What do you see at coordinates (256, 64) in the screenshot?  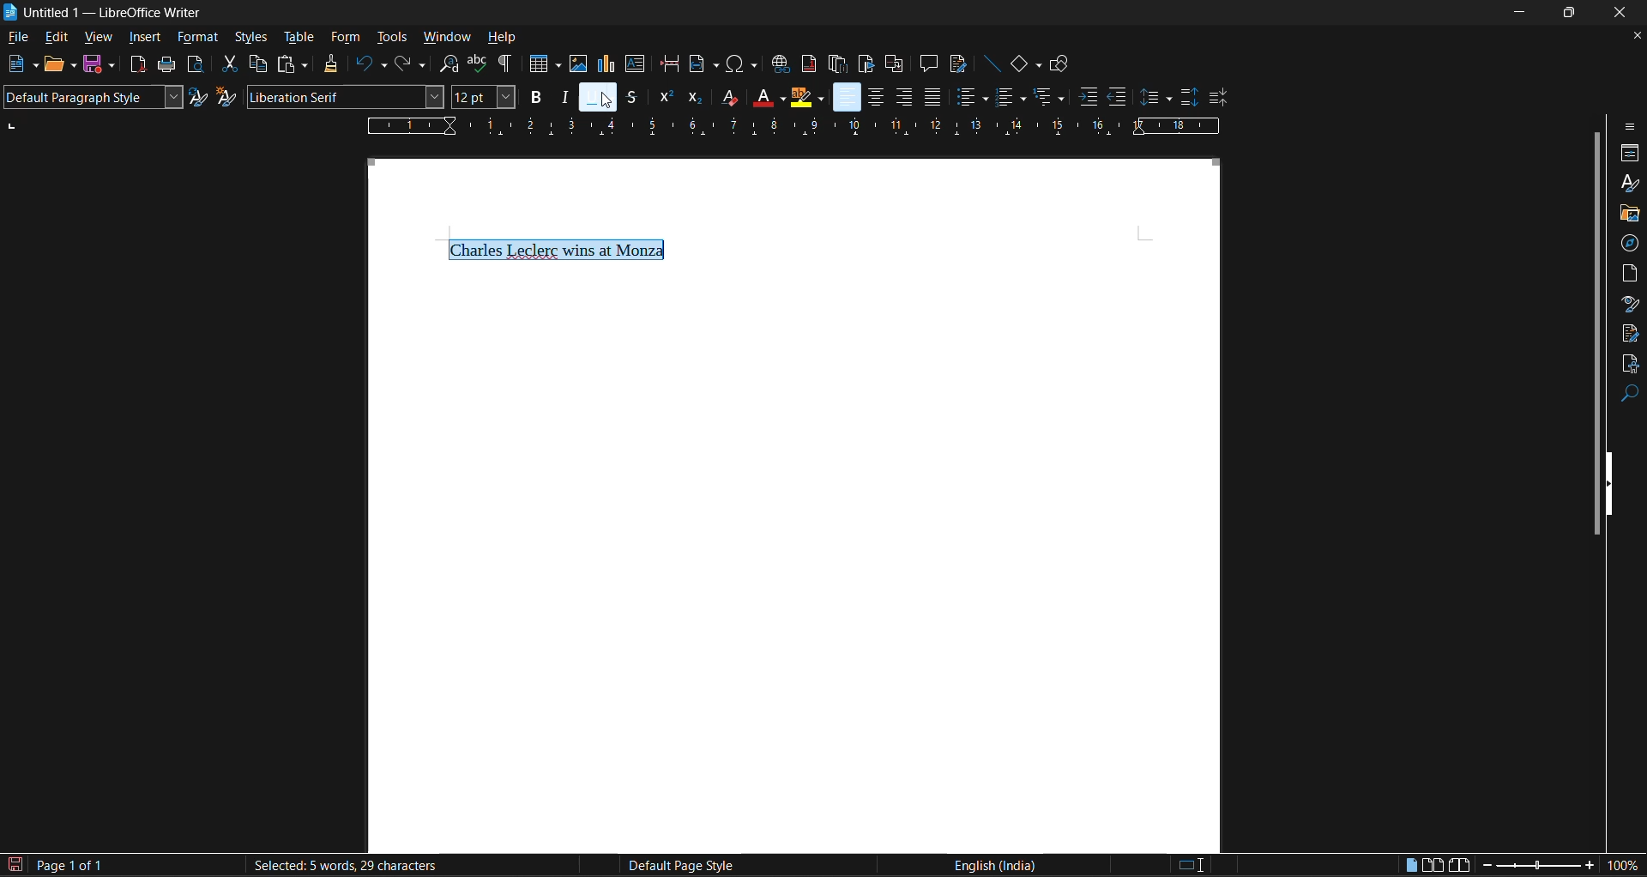 I see `copy` at bounding box center [256, 64].